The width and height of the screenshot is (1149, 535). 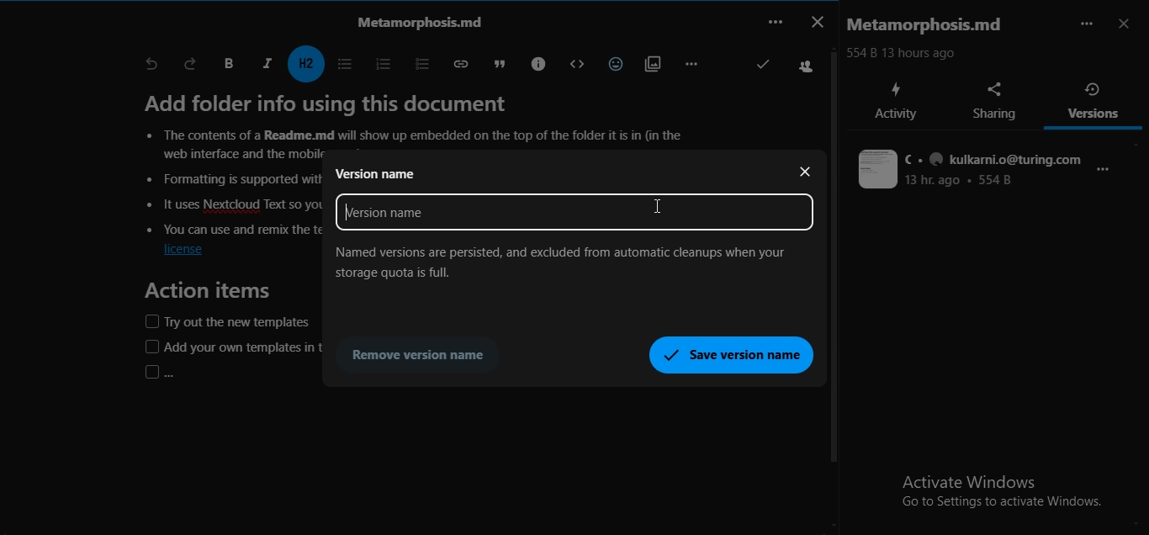 What do you see at coordinates (191, 63) in the screenshot?
I see `redo` at bounding box center [191, 63].